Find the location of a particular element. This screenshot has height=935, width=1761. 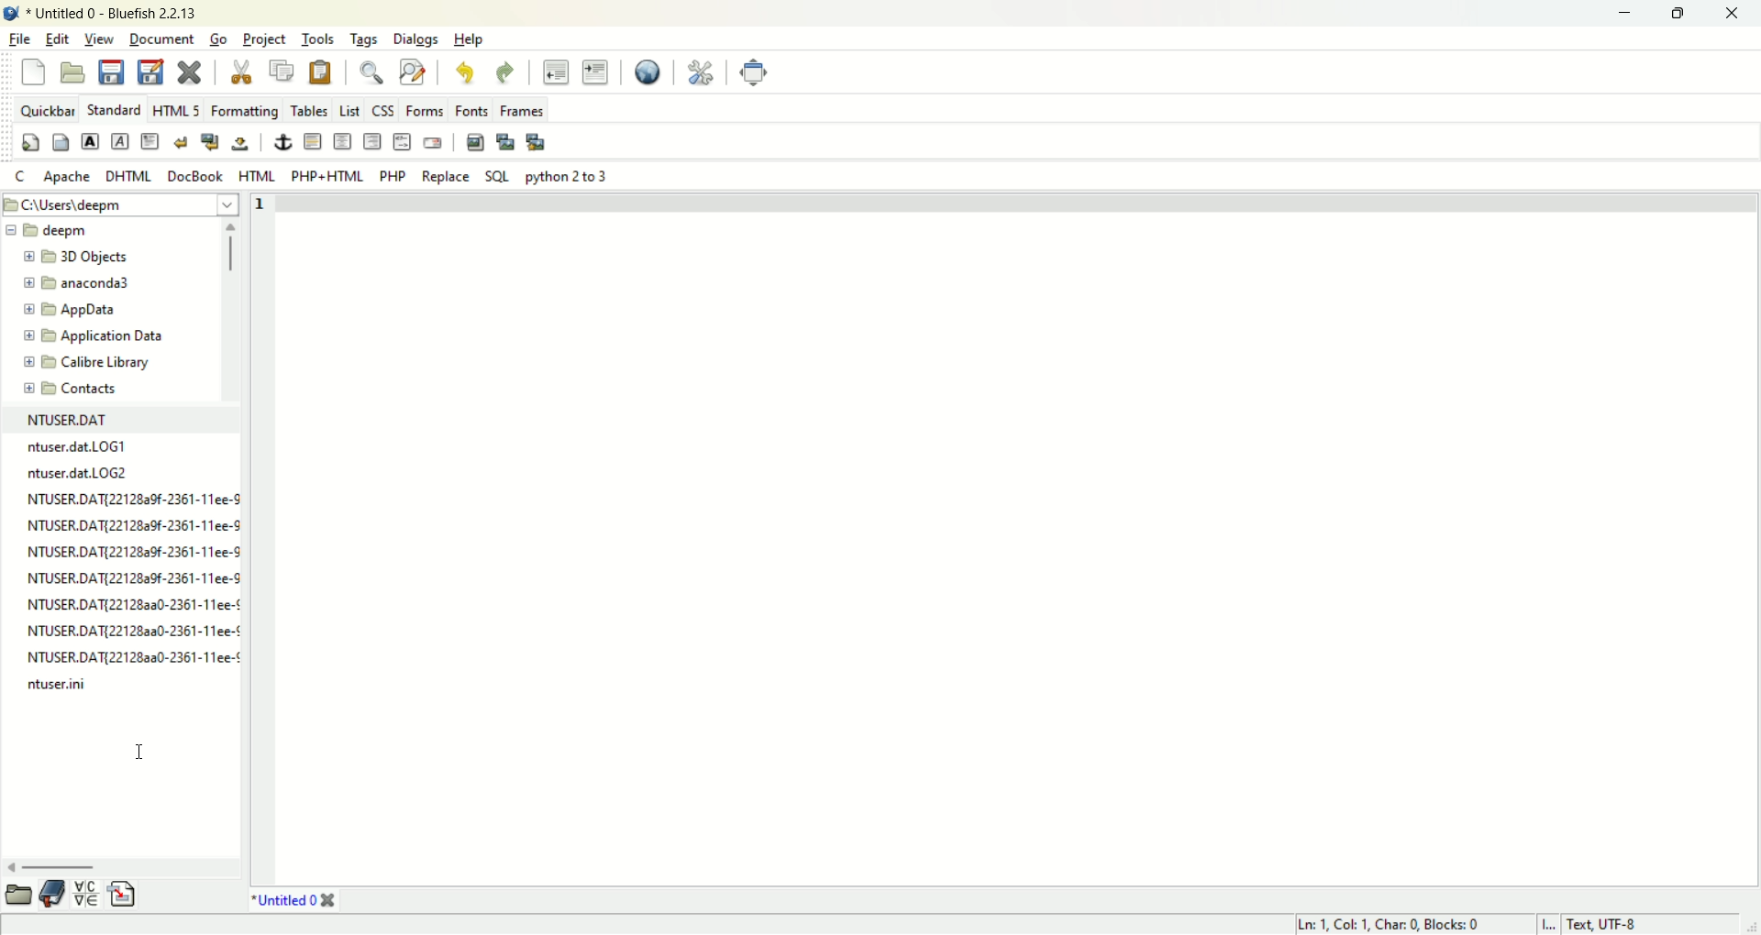

close is located at coordinates (194, 71).